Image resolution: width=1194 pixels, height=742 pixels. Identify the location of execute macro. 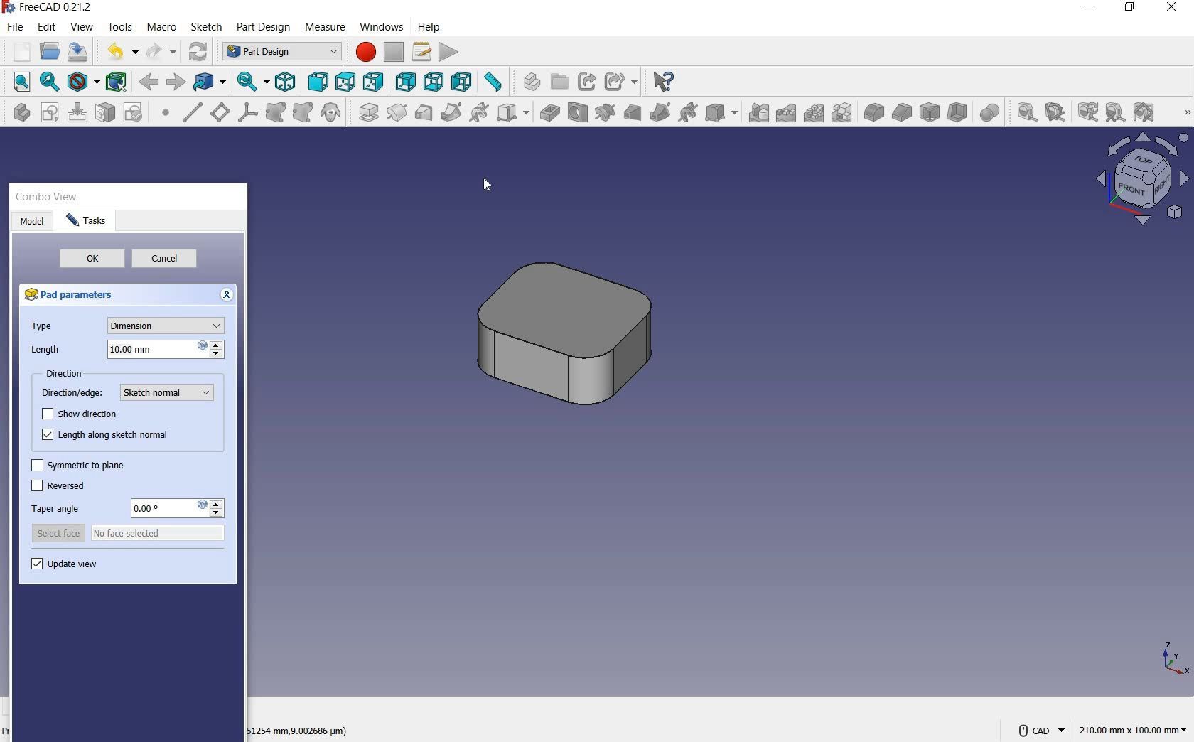
(449, 52).